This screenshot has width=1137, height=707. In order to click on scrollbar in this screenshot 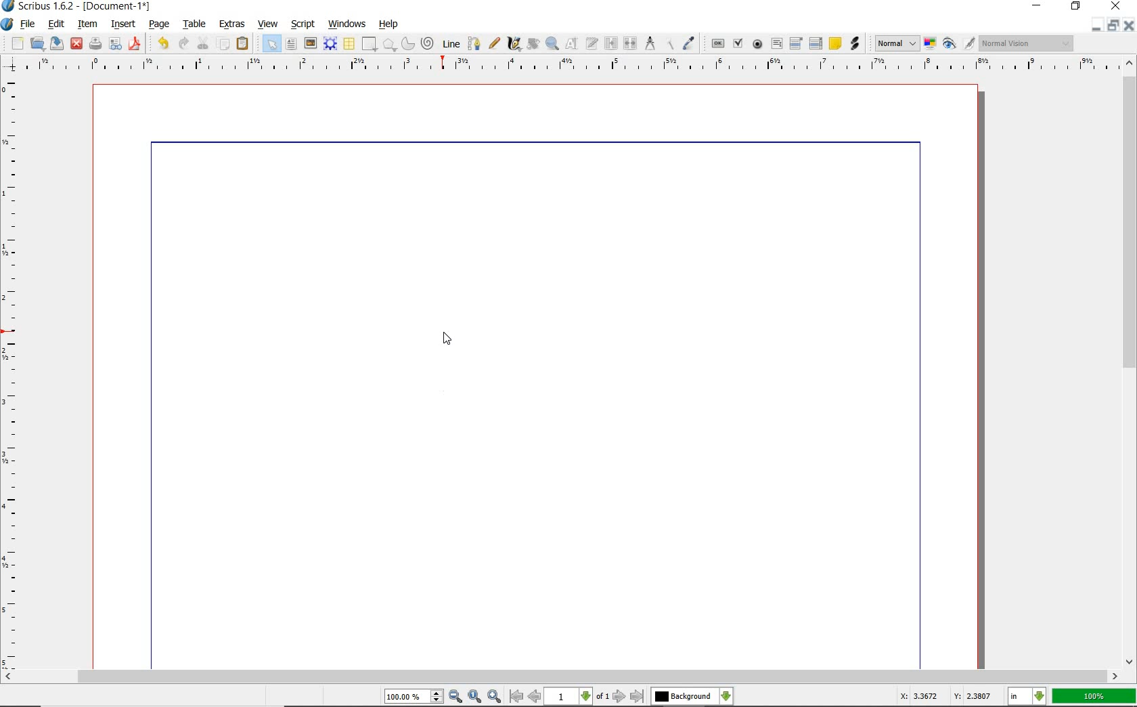, I will do `click(1130, 362)`.